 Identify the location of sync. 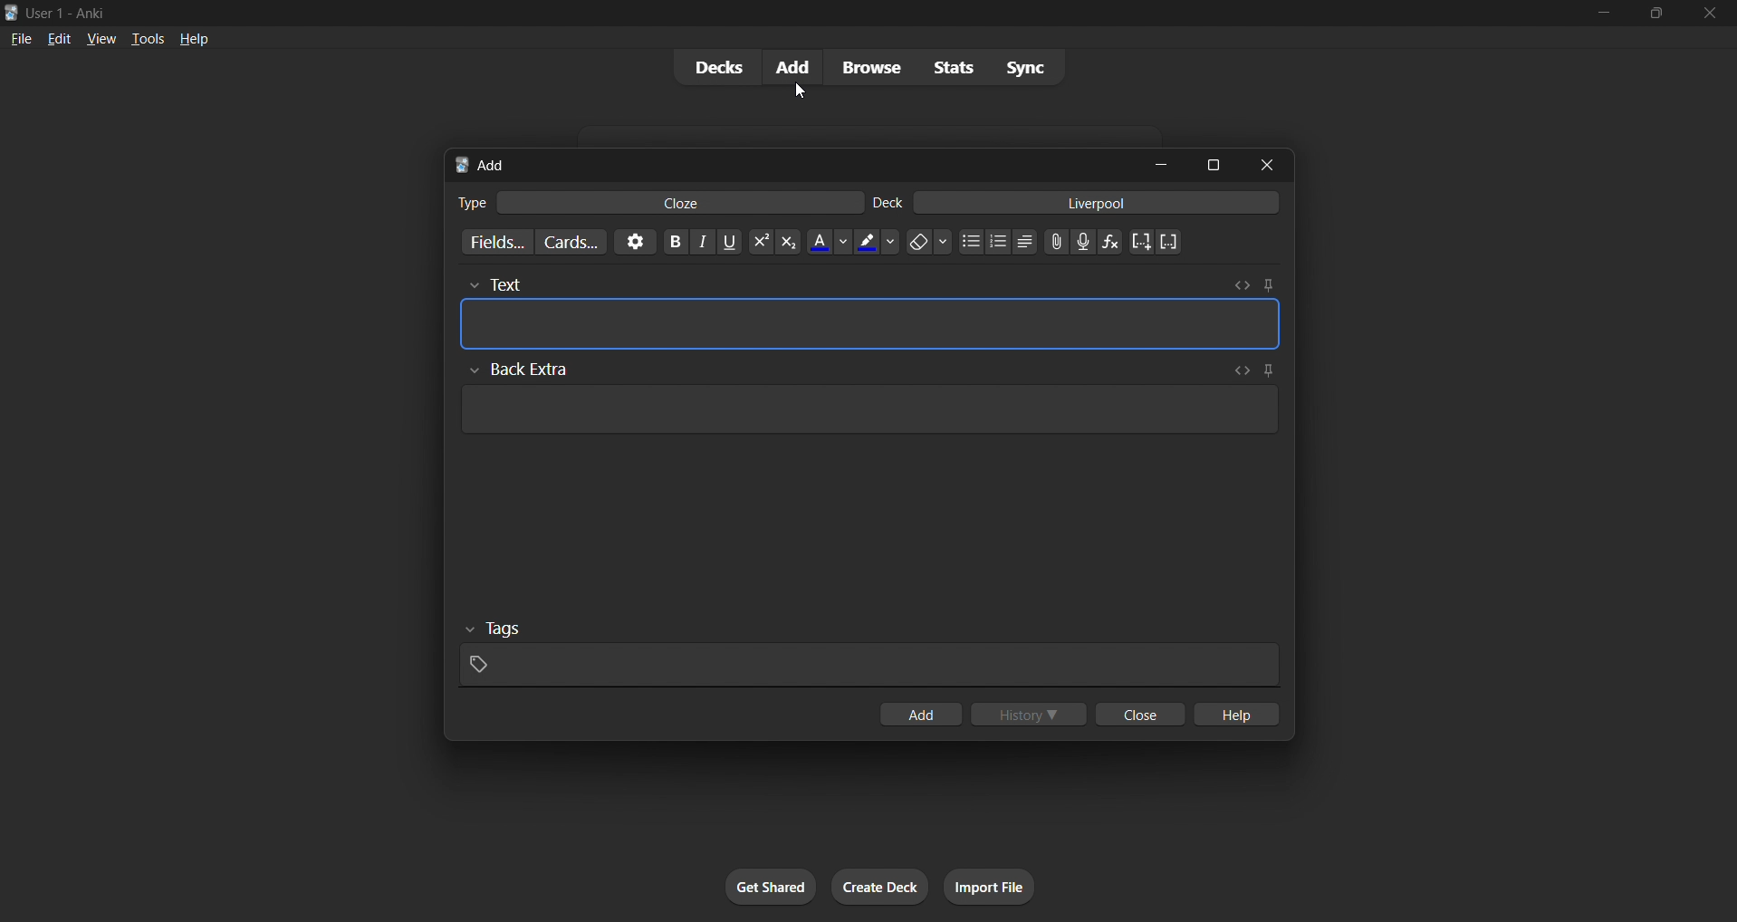
(1025, 67).